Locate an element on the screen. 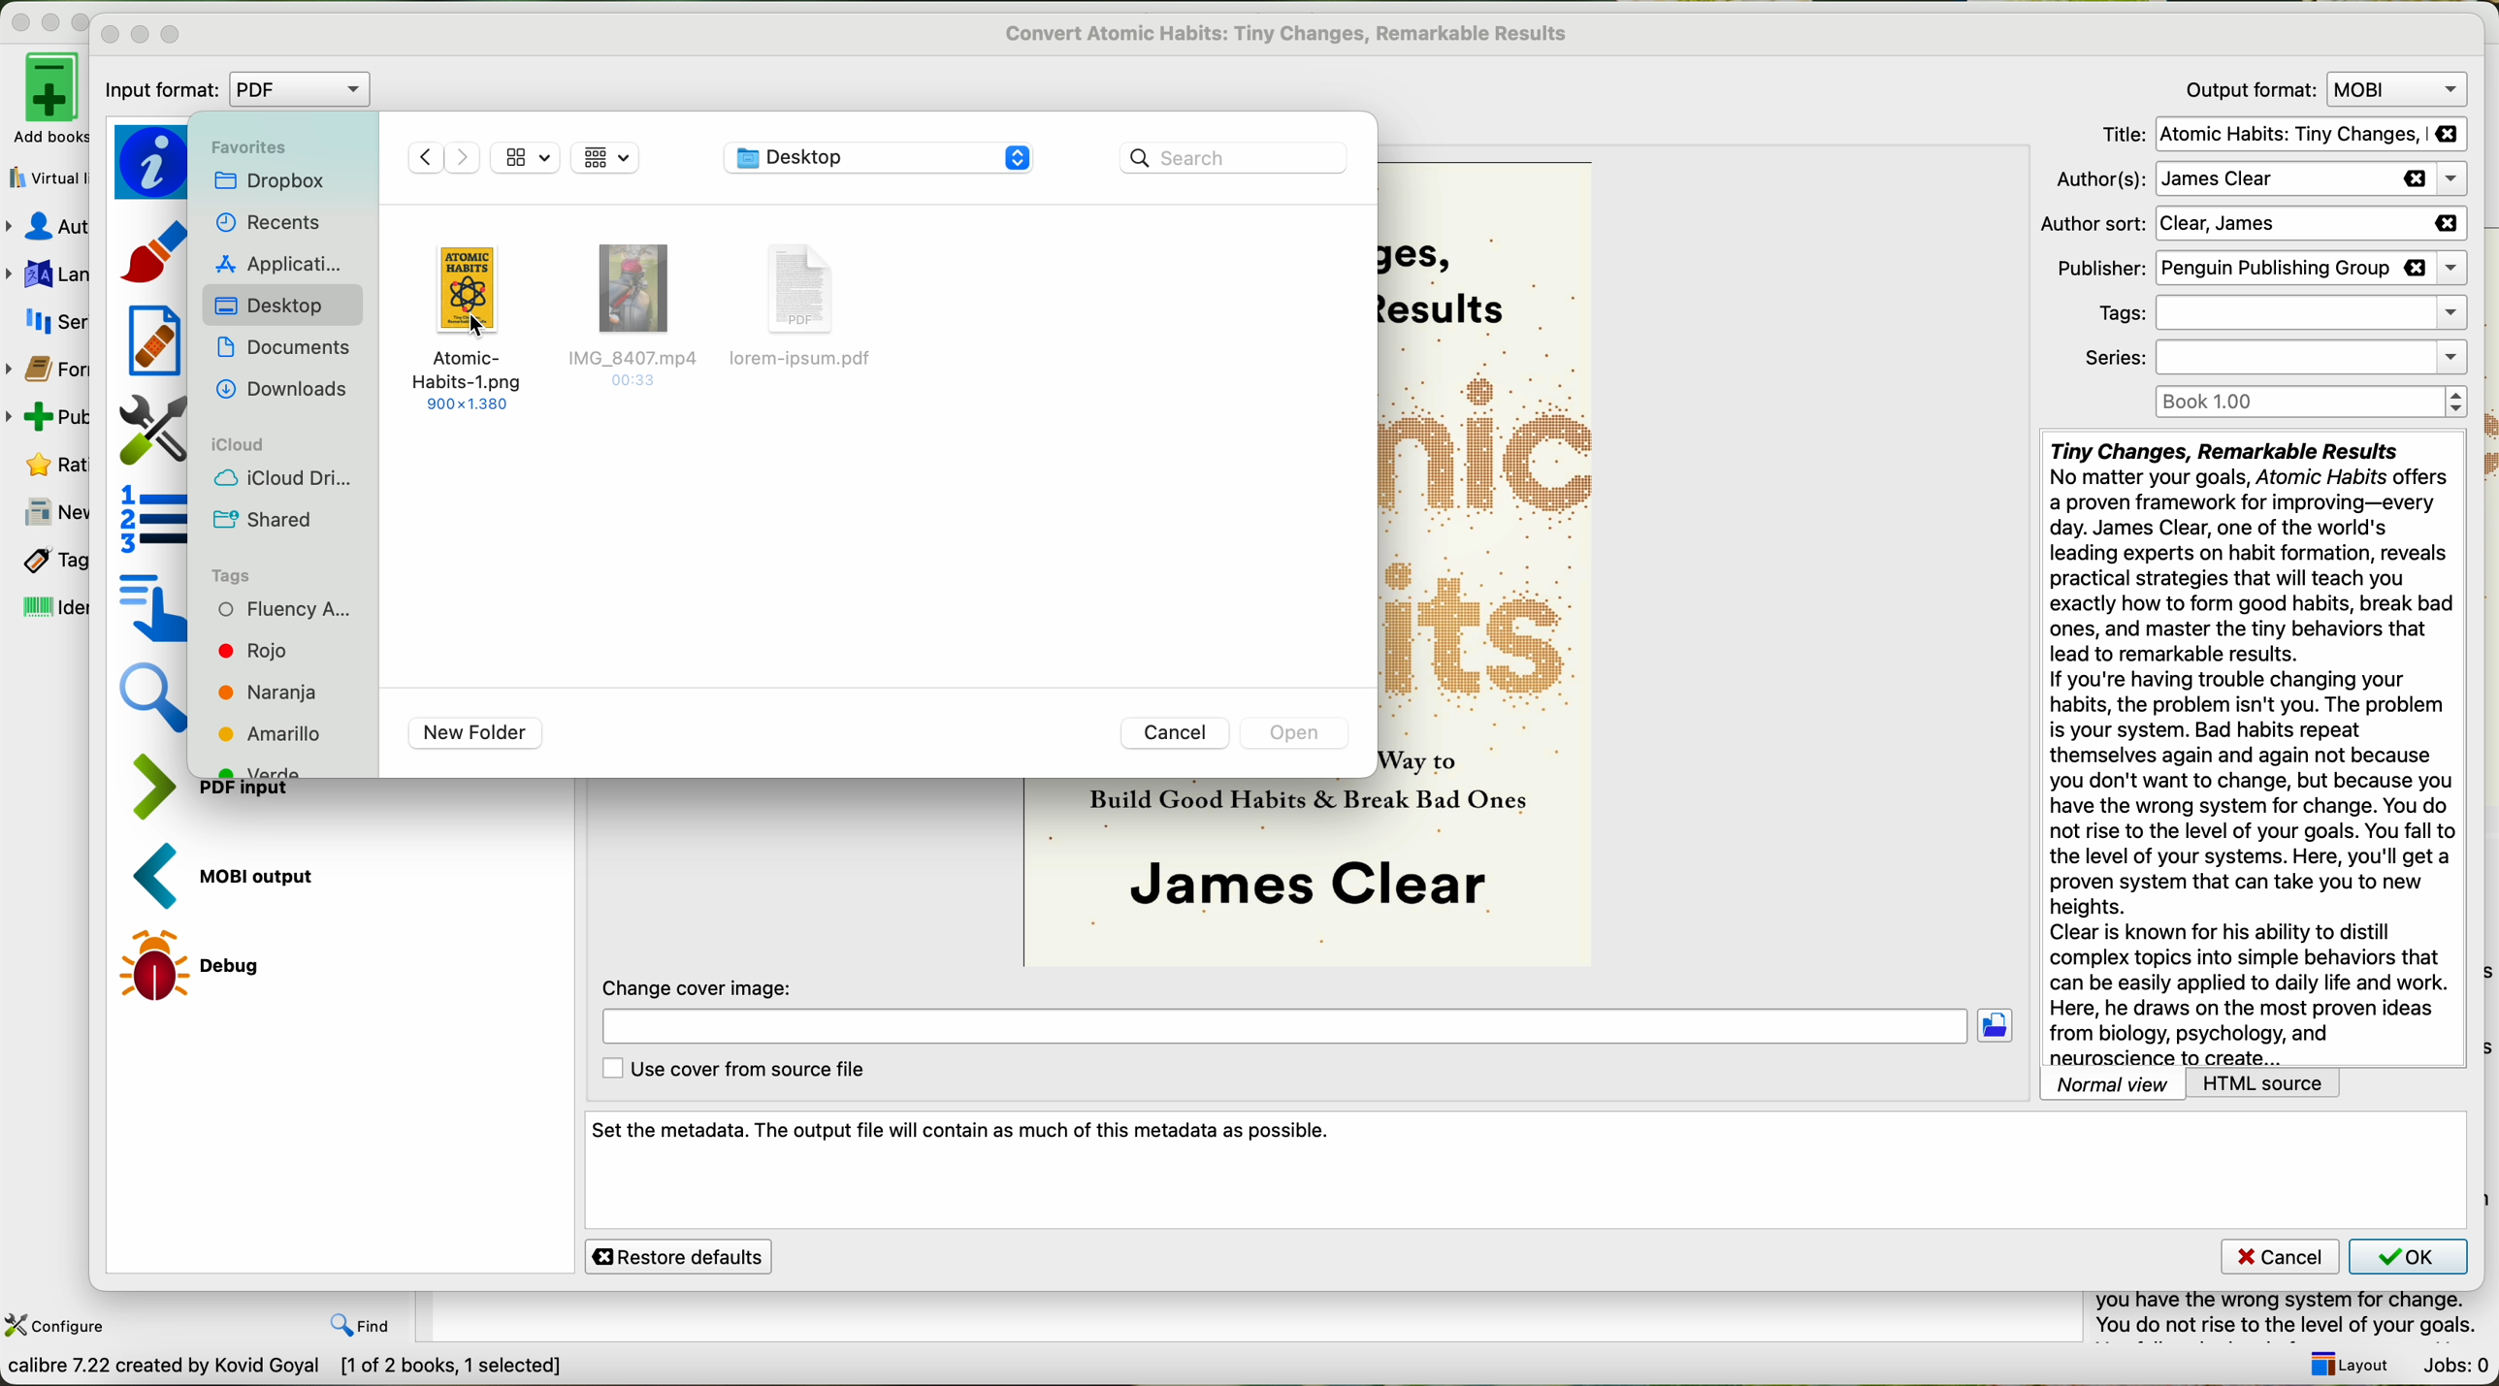  disable buttons is located at coordinates (49, 18).